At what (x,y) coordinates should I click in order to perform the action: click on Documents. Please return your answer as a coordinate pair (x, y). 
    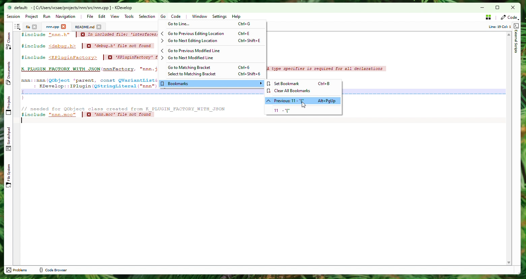
    Looking at the image, I should click on (9, 75).